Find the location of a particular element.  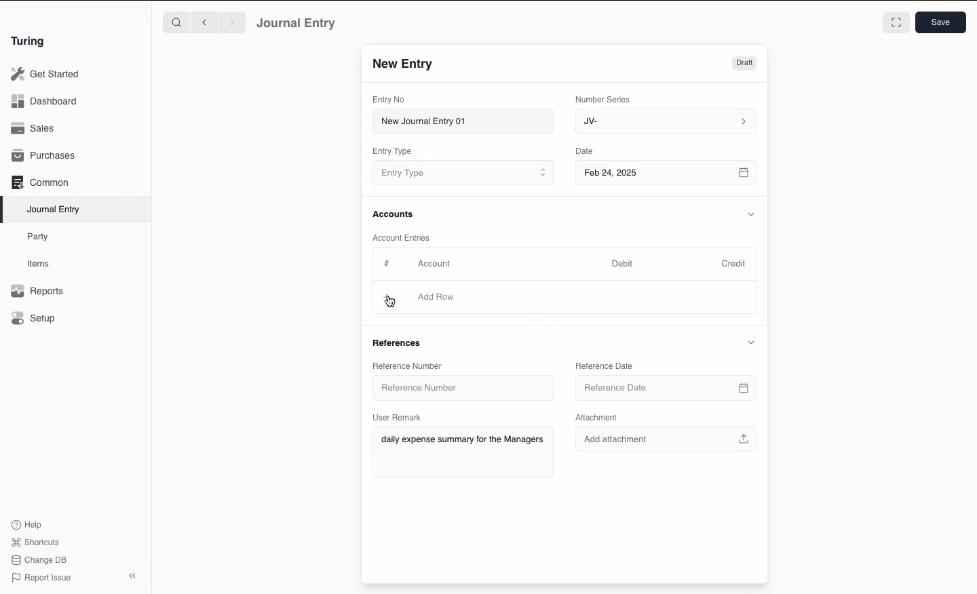

Reports is located at coordinates (37, 291).